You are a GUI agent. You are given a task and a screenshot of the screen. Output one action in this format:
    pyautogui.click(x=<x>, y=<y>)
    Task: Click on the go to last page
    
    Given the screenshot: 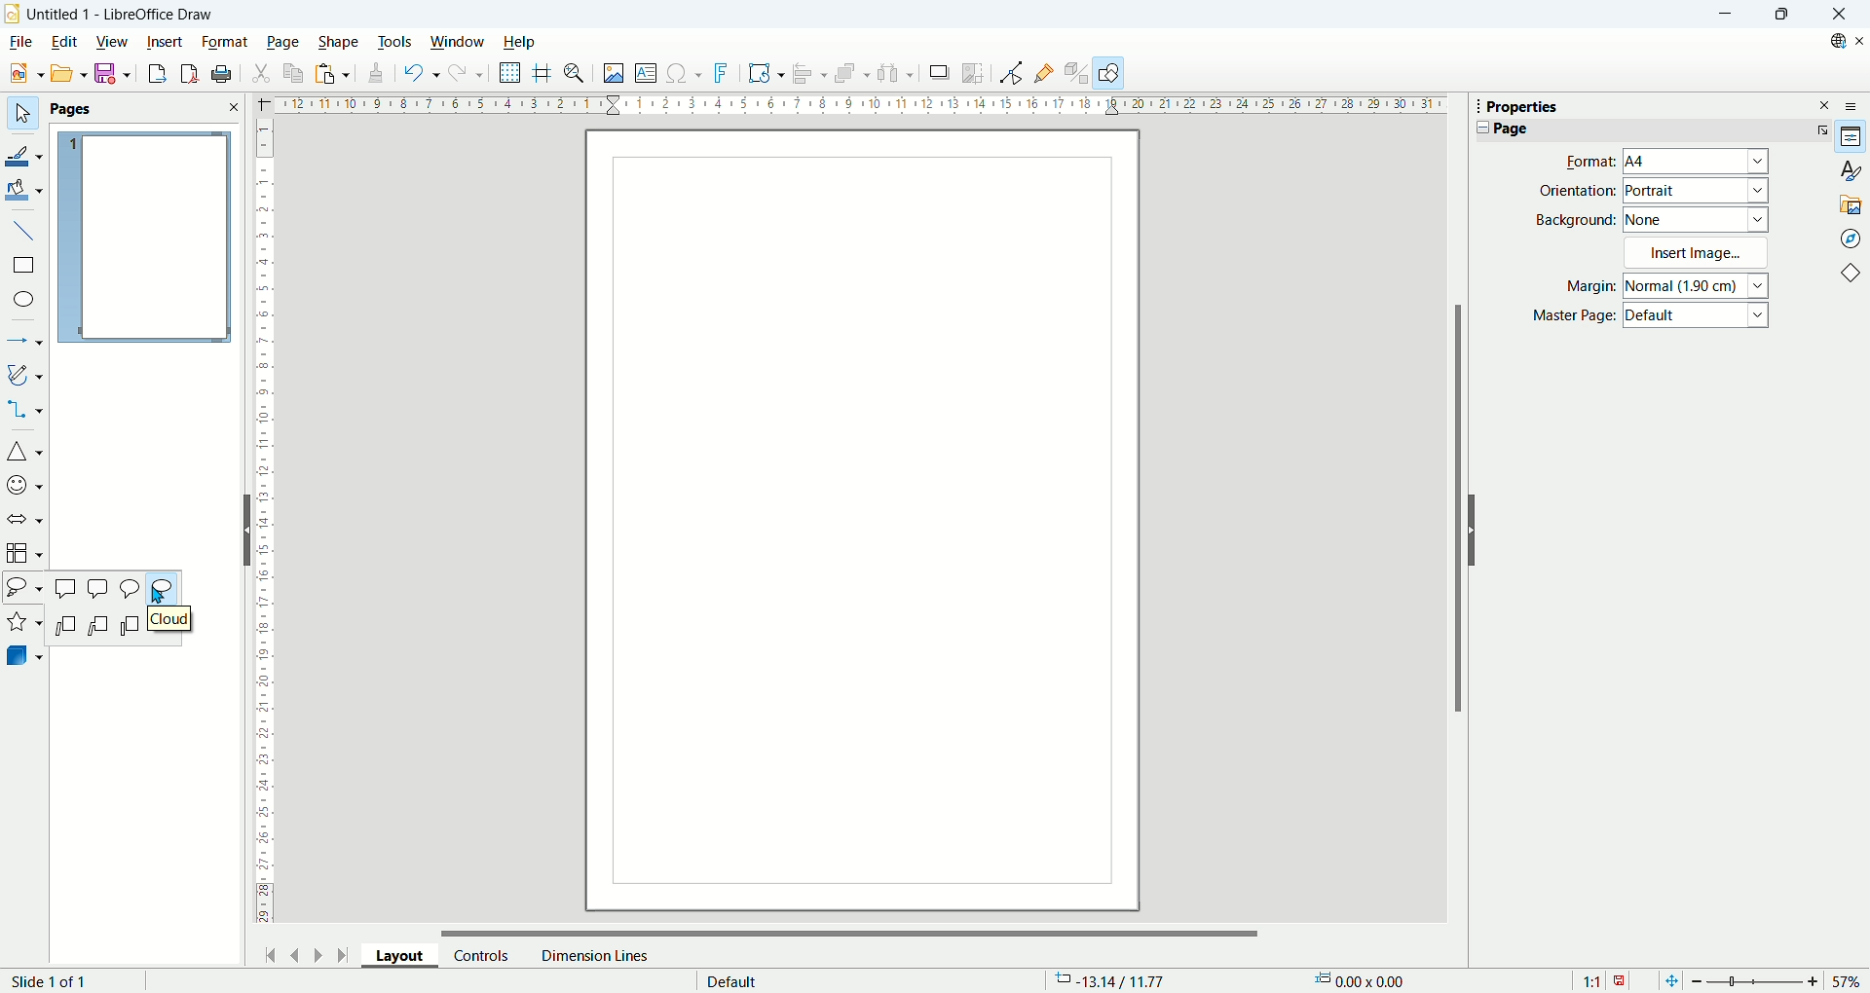 What is the action you would take?
    pyautogui.click(x=344, y=955)
    